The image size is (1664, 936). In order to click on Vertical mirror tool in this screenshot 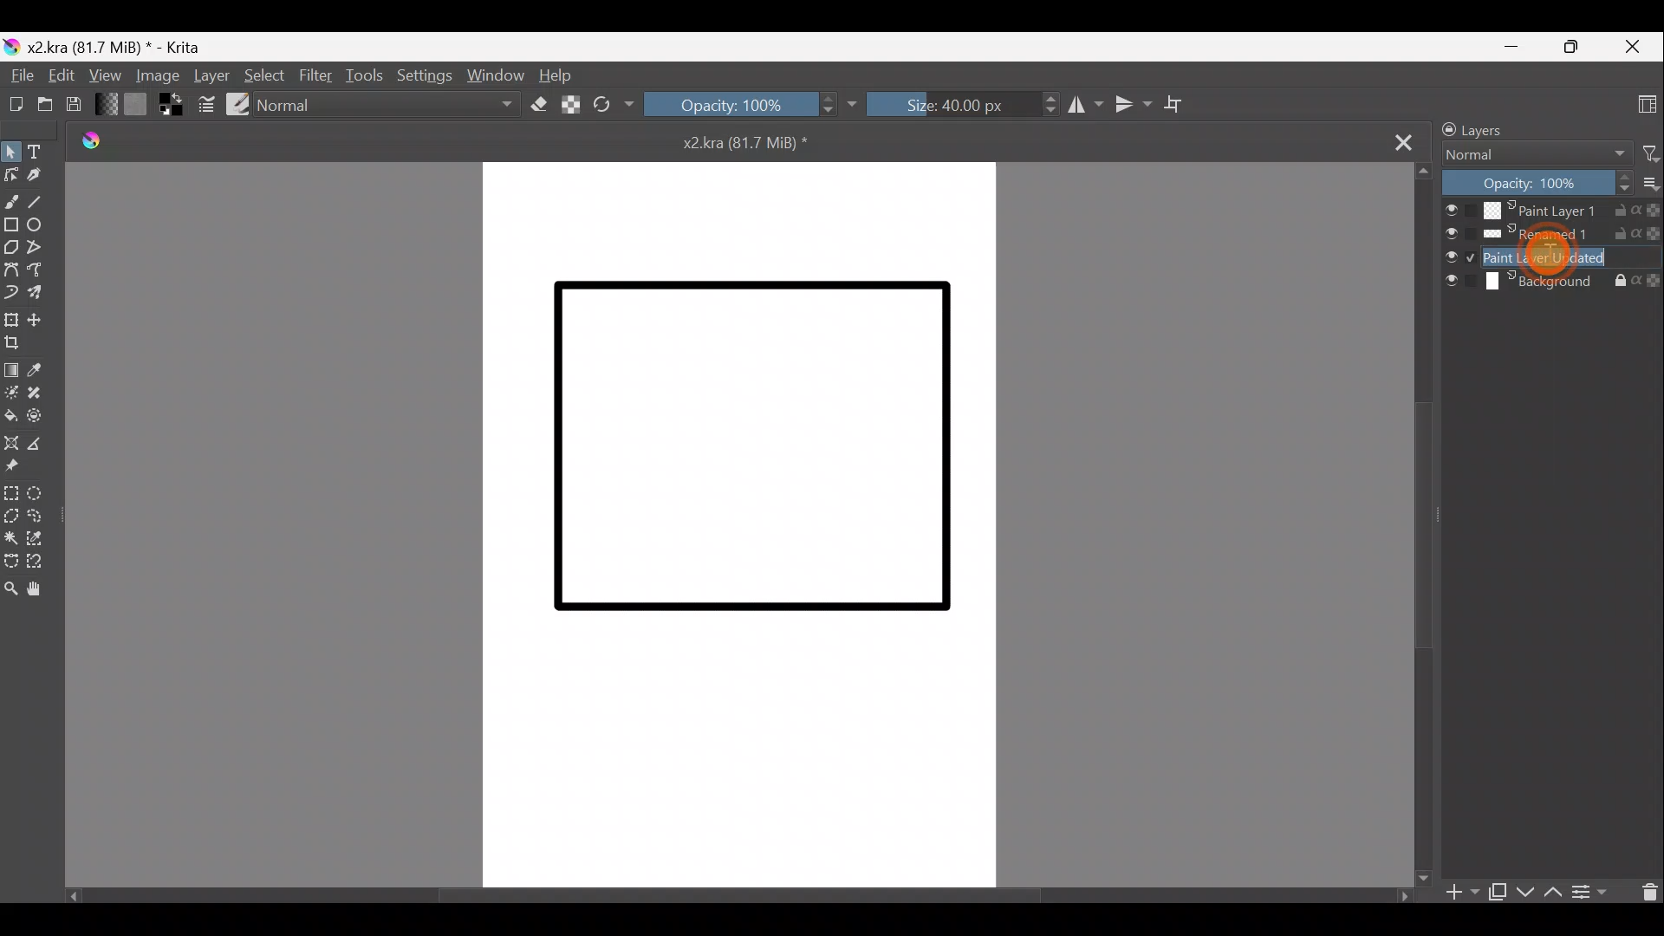, I will do `click(1133, 99)`.